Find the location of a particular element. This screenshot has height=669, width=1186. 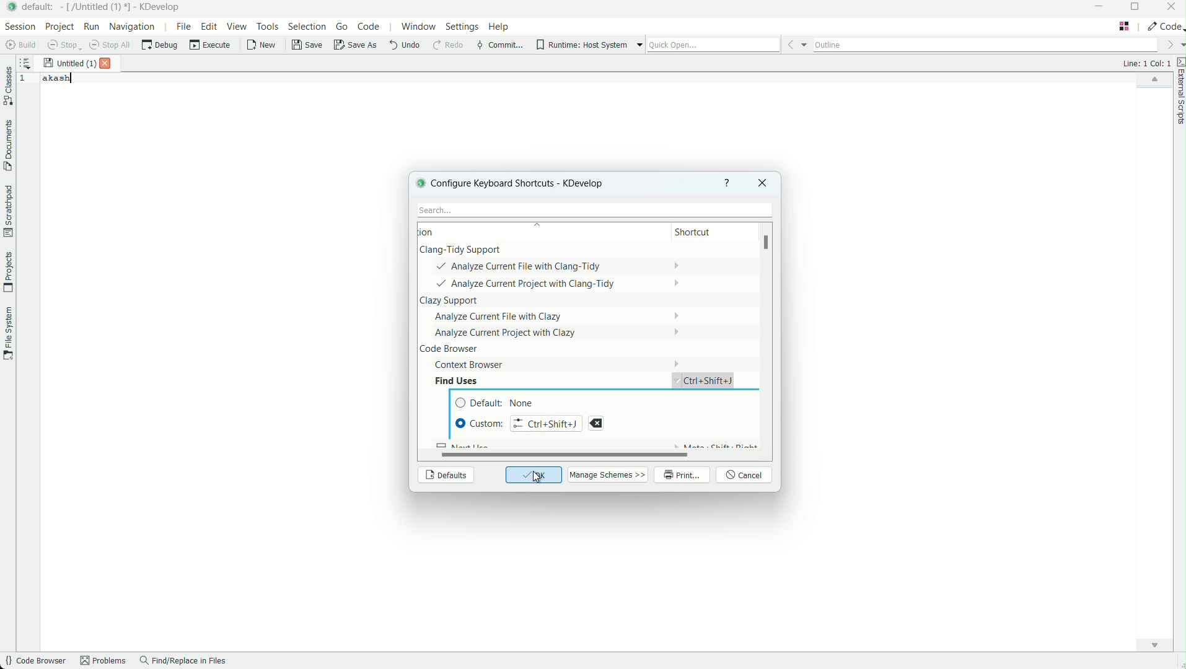

action is located at coordinates (443, 232).